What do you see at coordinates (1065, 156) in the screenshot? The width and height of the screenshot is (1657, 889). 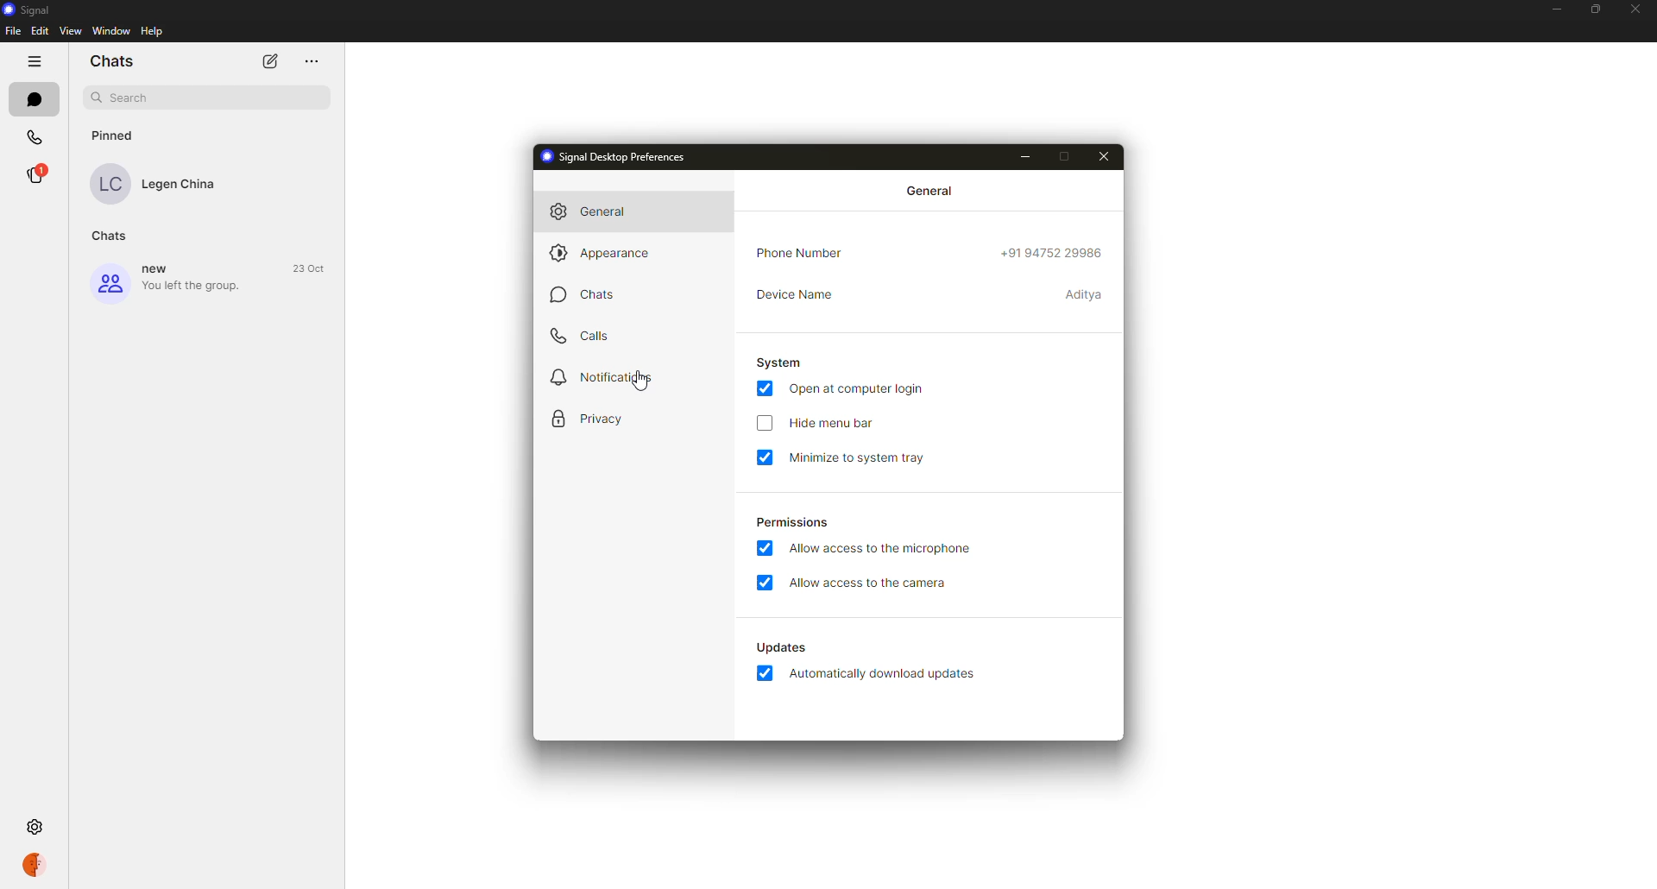 I see `maximize` at bounding box center [1065, 156].